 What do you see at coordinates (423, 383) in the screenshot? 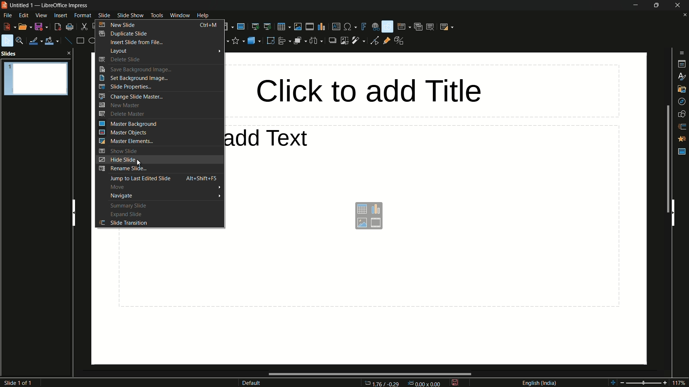
I see `width & height of selected object` at bounding box center [423, 383].